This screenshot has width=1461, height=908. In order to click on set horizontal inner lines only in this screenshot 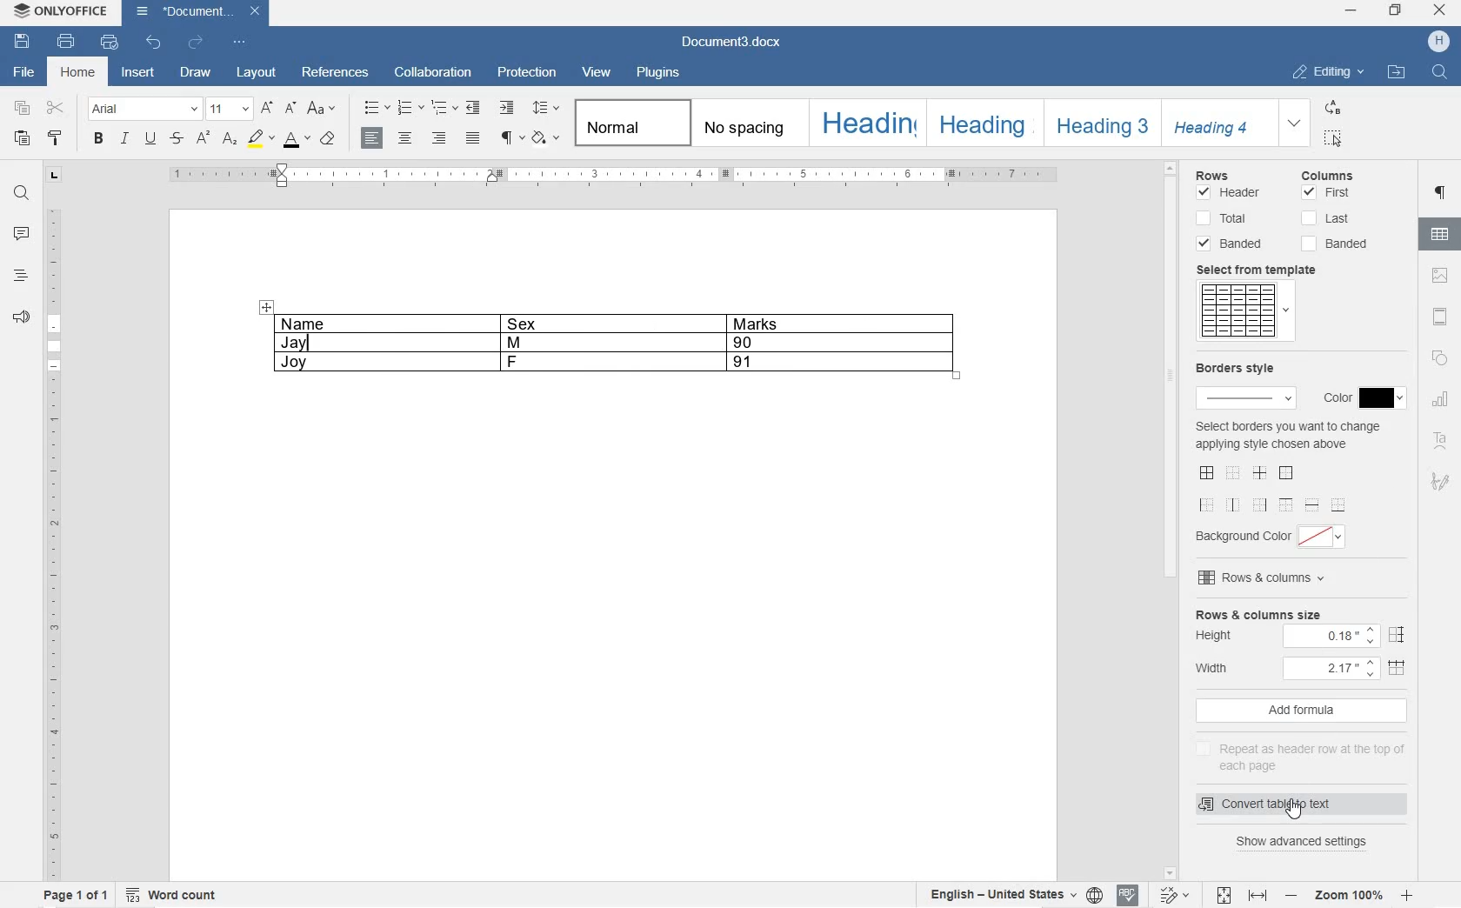, I will do `click(1311, 504)`.